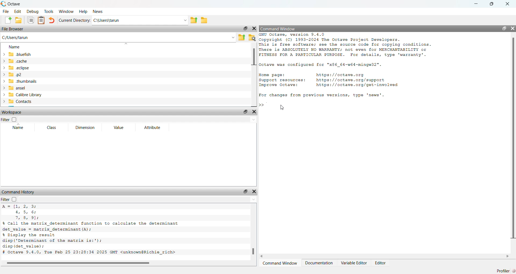  Describe the element at coordinates (506, 270) in the screenshot. I see `profiler` at that location.